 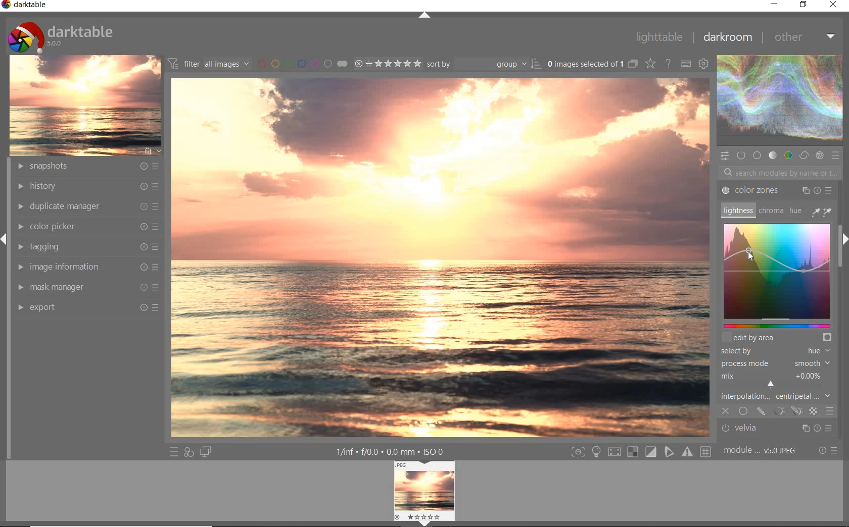 What do you see at coordinates (770, 211) in the screenshot?
I see `CHROMA` at bounding box center [770, 211].